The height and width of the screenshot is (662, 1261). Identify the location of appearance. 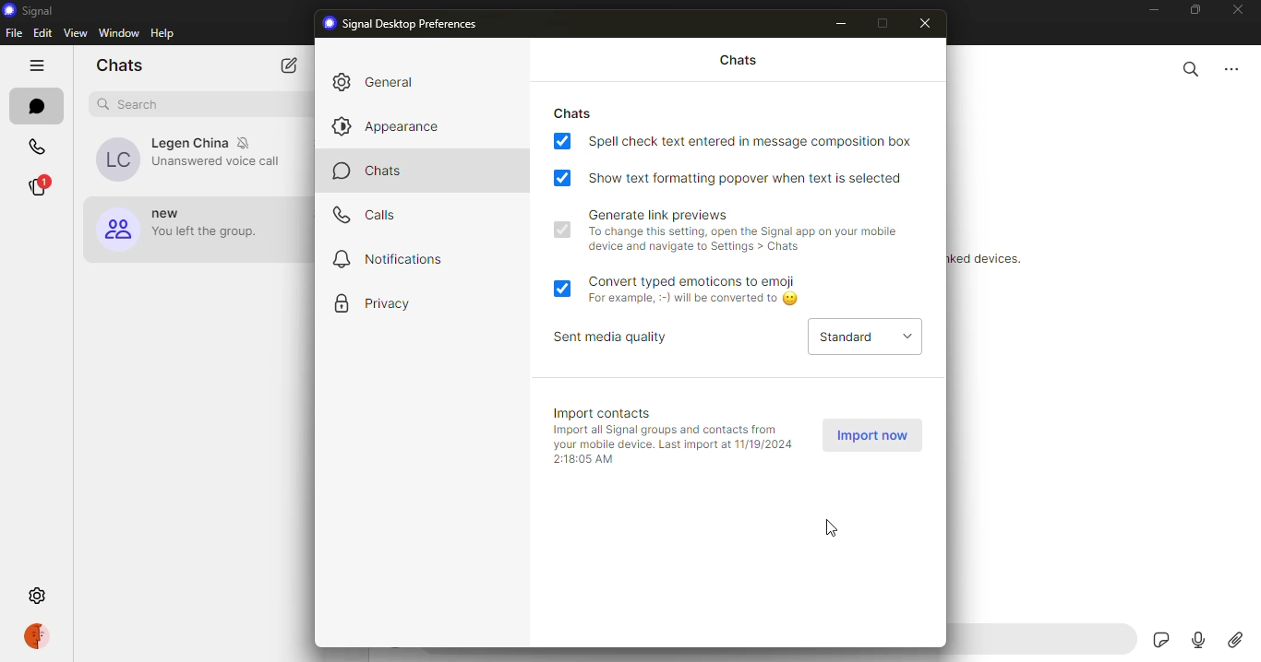
(390, 124).